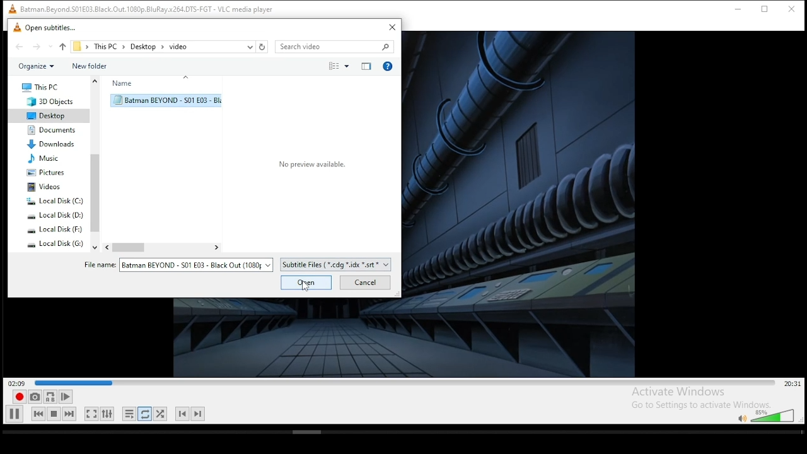 This screenshot has height=454, width=807. I want to click on remaining/total time, so click(792, 383).